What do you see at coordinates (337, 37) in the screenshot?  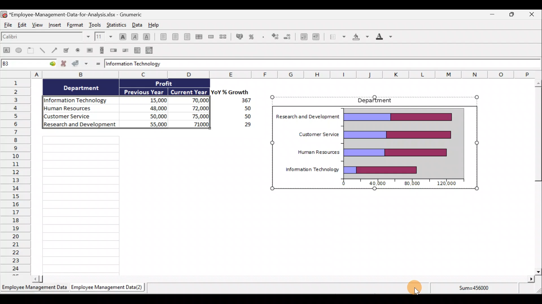 I see `Borders` at bounding box center [337, 37].